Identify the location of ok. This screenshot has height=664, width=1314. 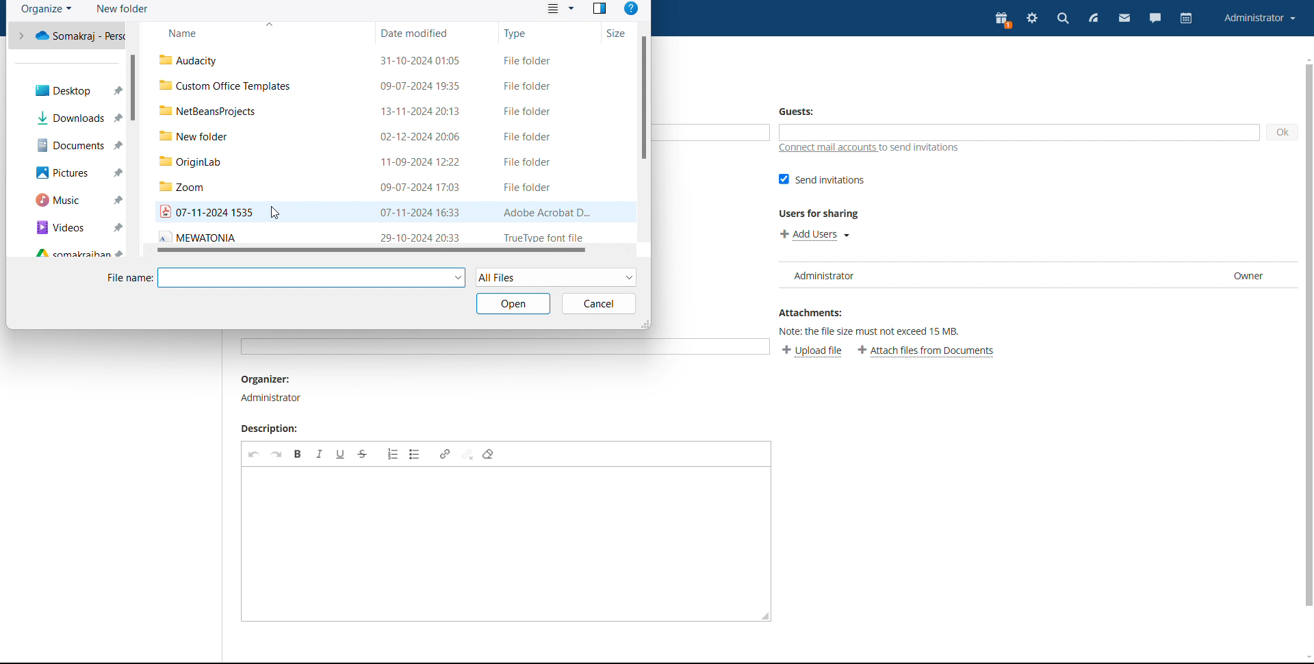
(1281, 133).